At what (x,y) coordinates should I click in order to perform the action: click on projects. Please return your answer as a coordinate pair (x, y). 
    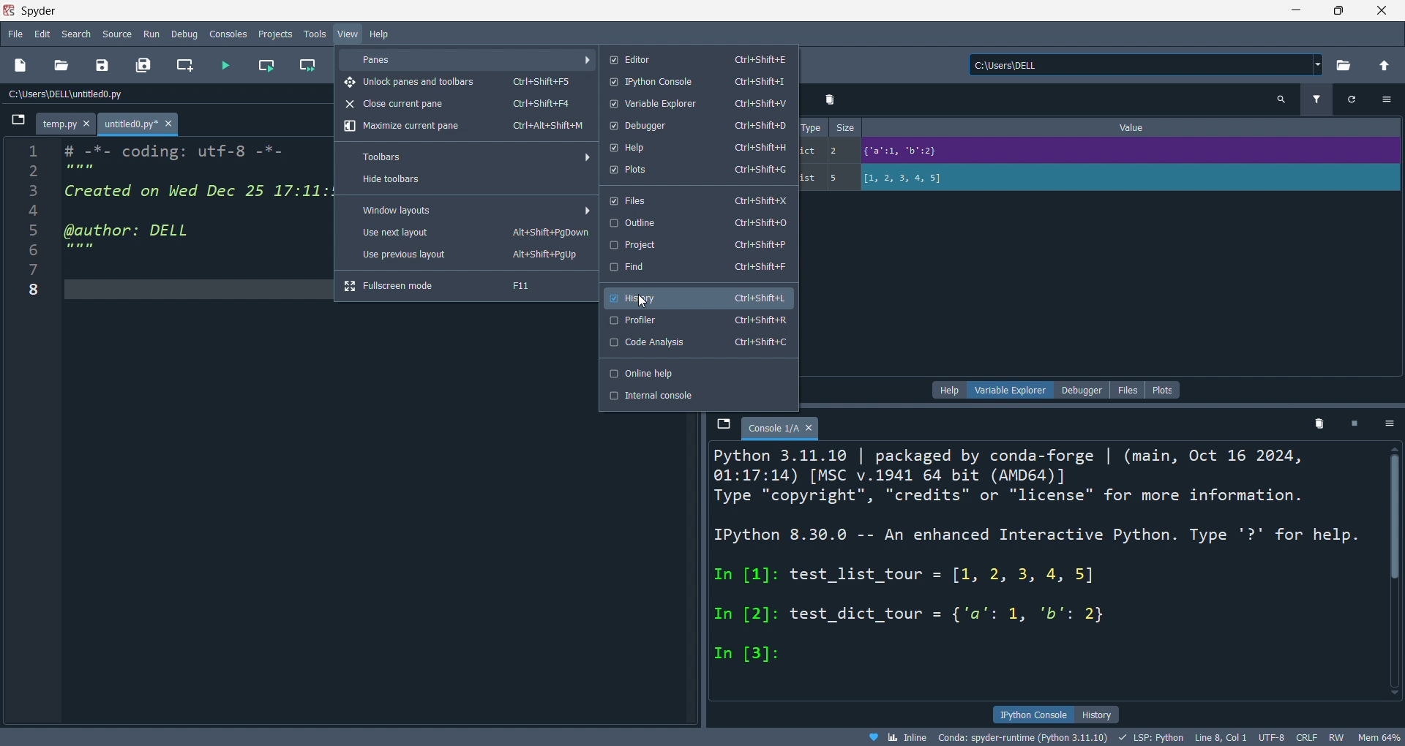
    Looking at the image, I should click on (274, 32).